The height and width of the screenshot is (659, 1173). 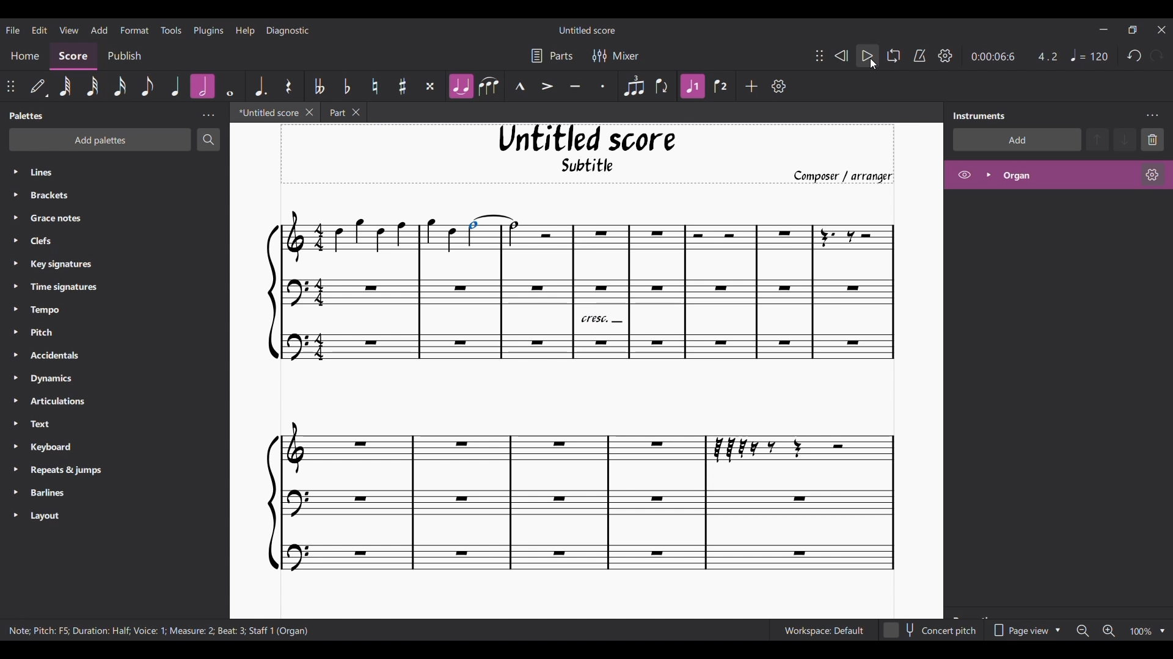 What do you see at coordinates (305, 112) in the screenshot?
I see `Close current tab` at bounding box center [305, 112].